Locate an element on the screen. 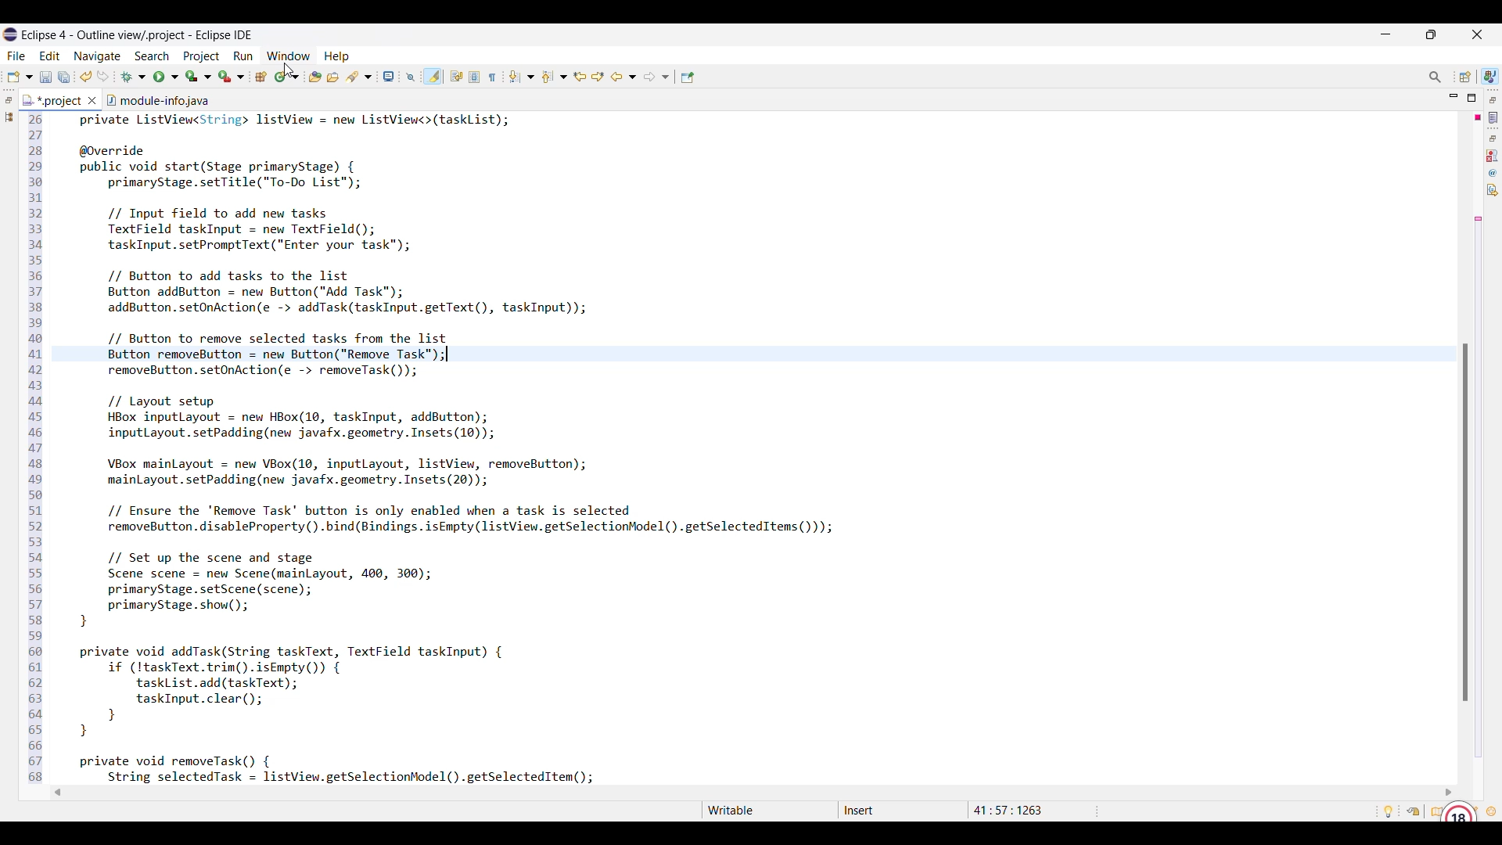 The height and width of the screenshot is (845, 1502). Software logo is located at coordinates (10, 34).